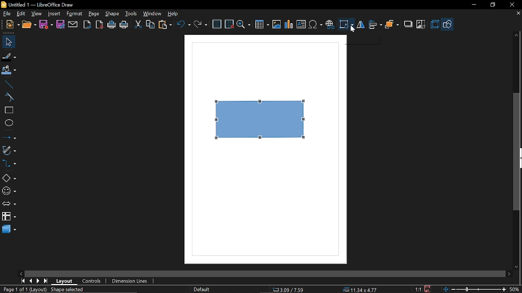 Image resolution: width=522 pixels, height=293 pixels. Describe the element at coordinates (288, 24) in the screenshot. I see `Insert chart` at that location.